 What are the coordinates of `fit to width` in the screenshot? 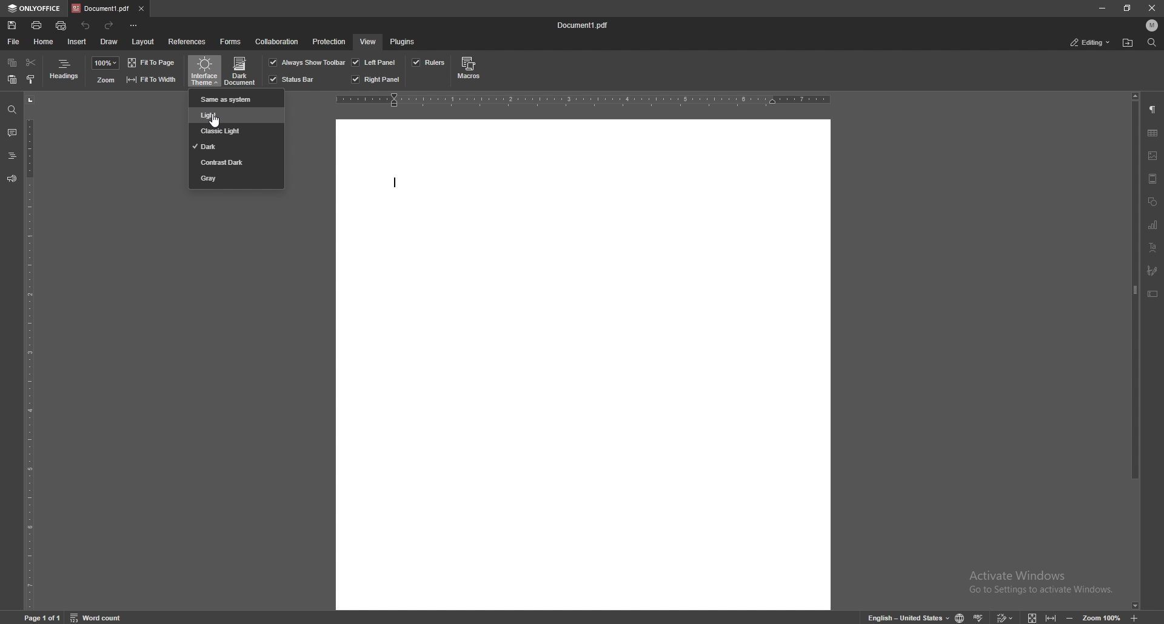 It's located at (1052, 617).